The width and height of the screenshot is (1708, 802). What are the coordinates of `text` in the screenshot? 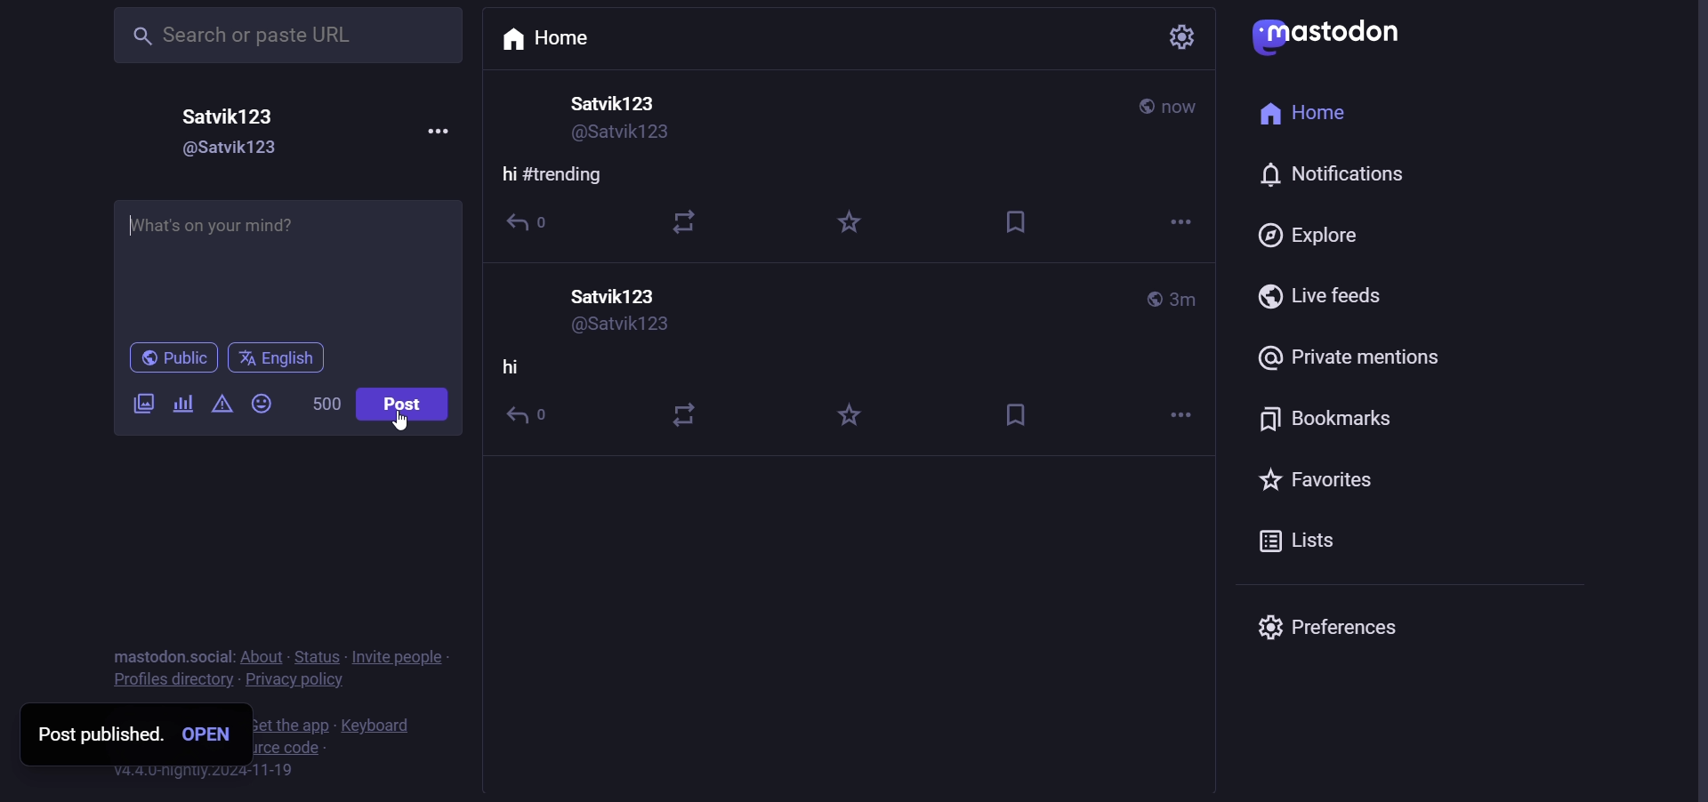 It's located at (149, 656).